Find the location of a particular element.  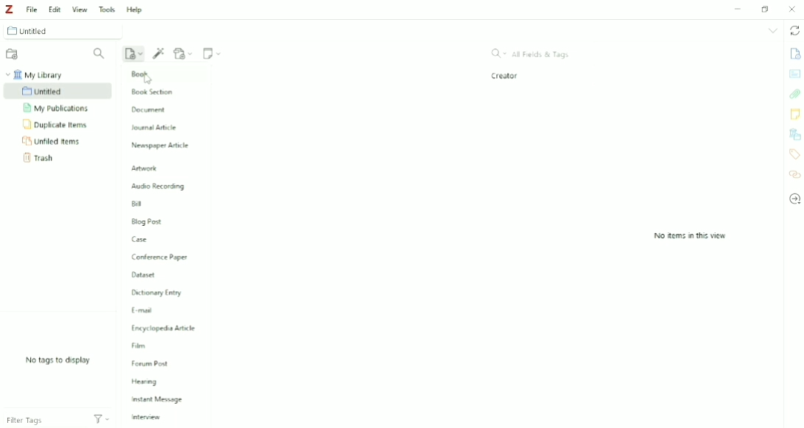

Case is located at coordinates (141, 240).